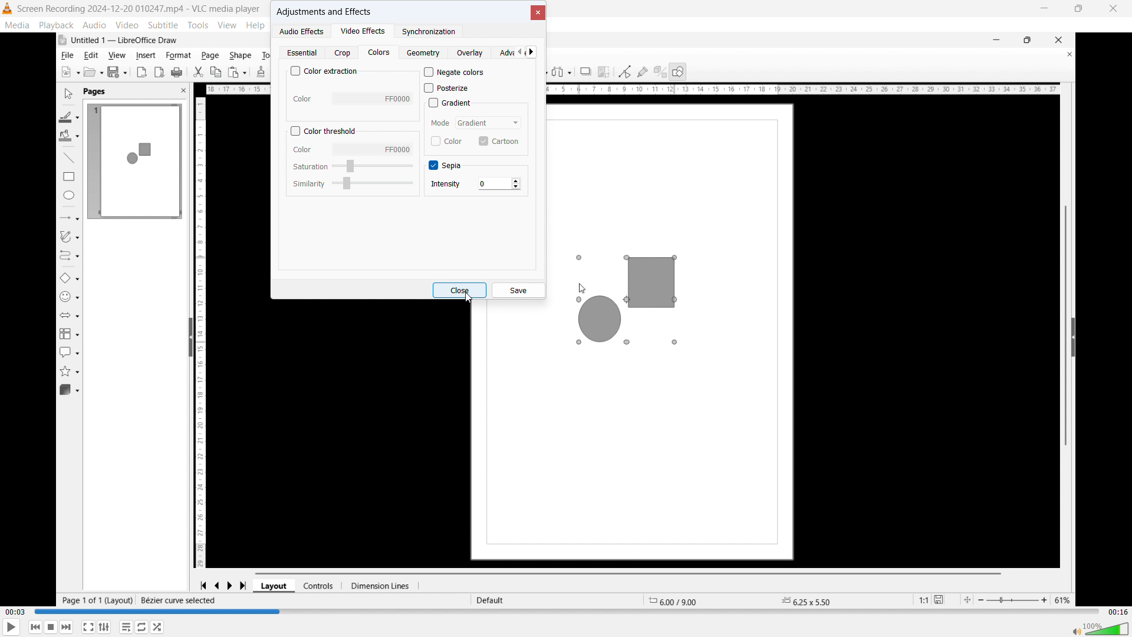 This screenshot has width=1132, height=637. I want to click on close , so click(460, 290).